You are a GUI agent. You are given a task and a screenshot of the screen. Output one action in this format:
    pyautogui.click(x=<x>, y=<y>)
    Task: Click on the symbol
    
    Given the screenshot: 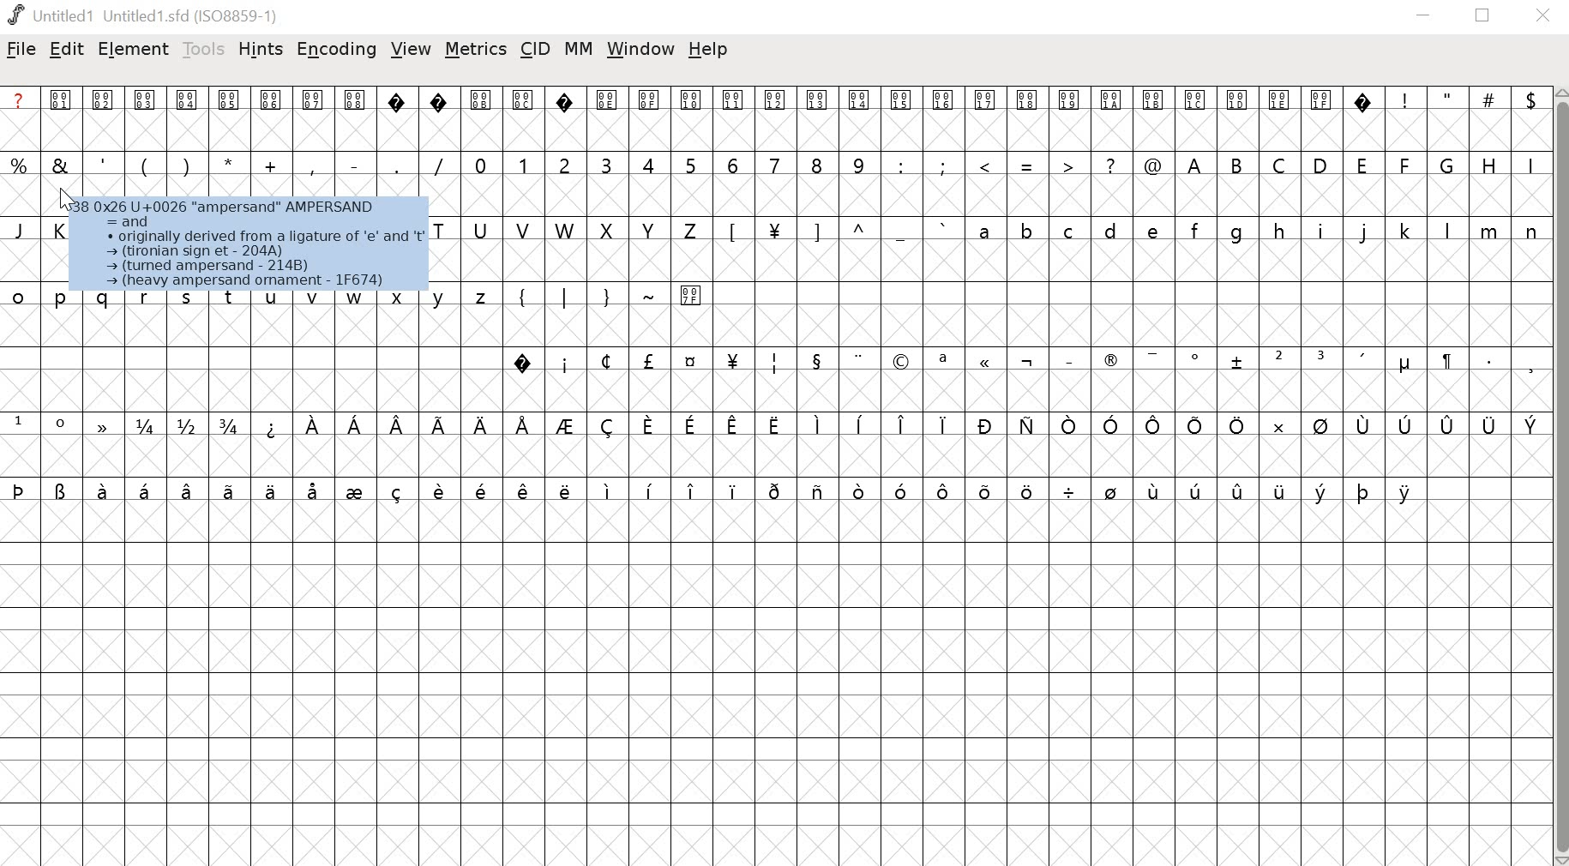 What is the action you would take?
    pyautogui.click(x=1240, y=487)
    